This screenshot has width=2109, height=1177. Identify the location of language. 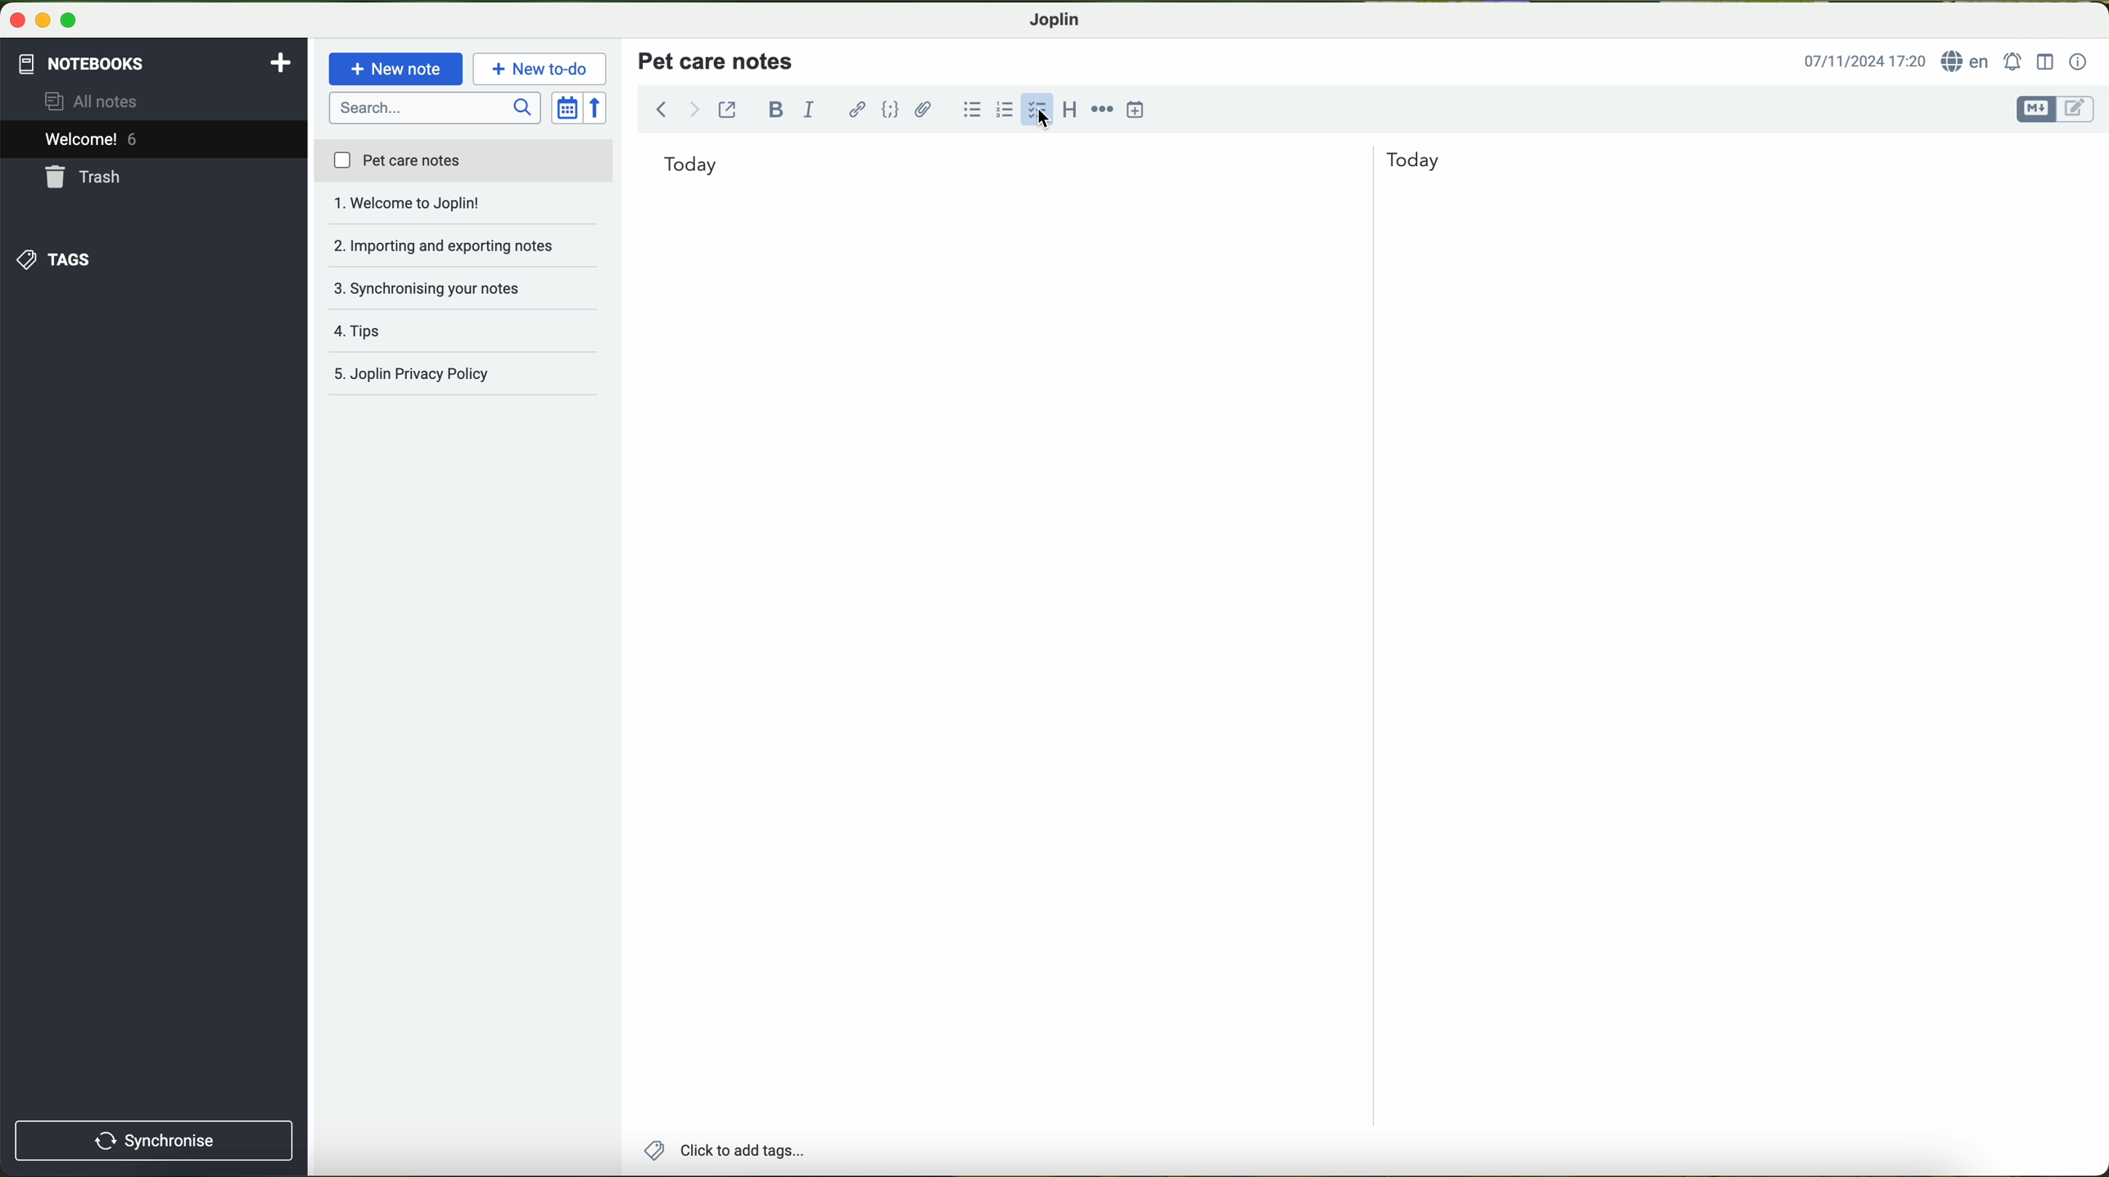
(1968, 62).